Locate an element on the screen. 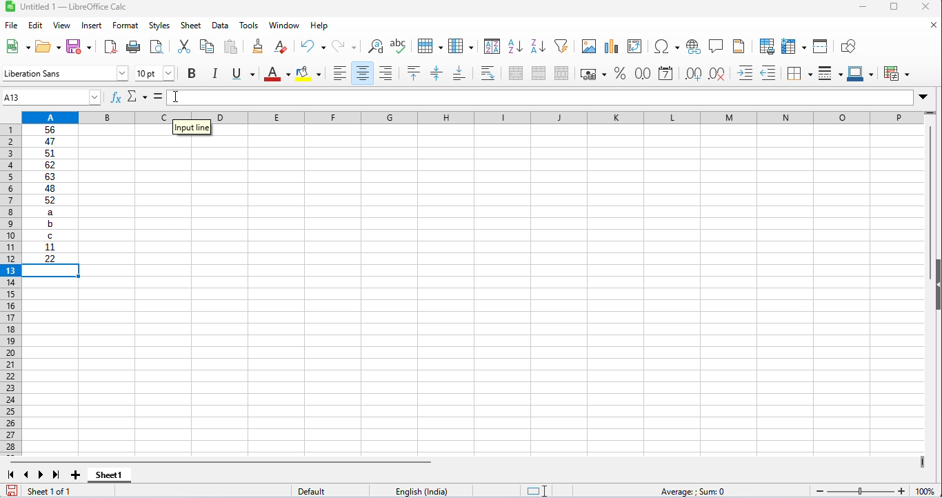 The height and width of the screenshot is (498, 942). format as number is located at coordinates (642, 73).